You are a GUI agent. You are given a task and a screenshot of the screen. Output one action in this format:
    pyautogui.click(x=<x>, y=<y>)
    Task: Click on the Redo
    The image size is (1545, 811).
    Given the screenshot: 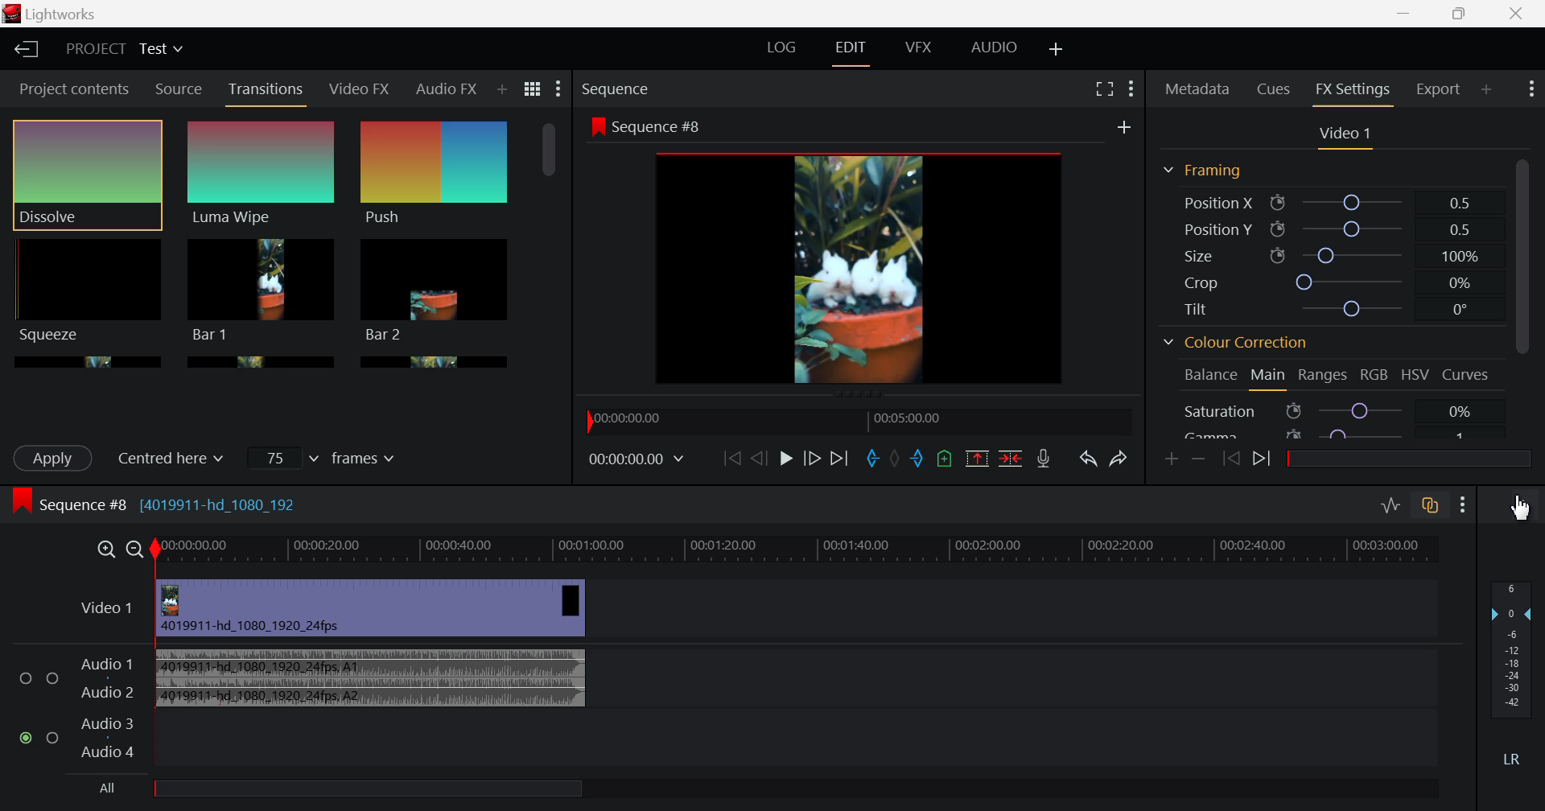 What is the action you would take?
    pyautogui.click(x=1120, y=460)
    